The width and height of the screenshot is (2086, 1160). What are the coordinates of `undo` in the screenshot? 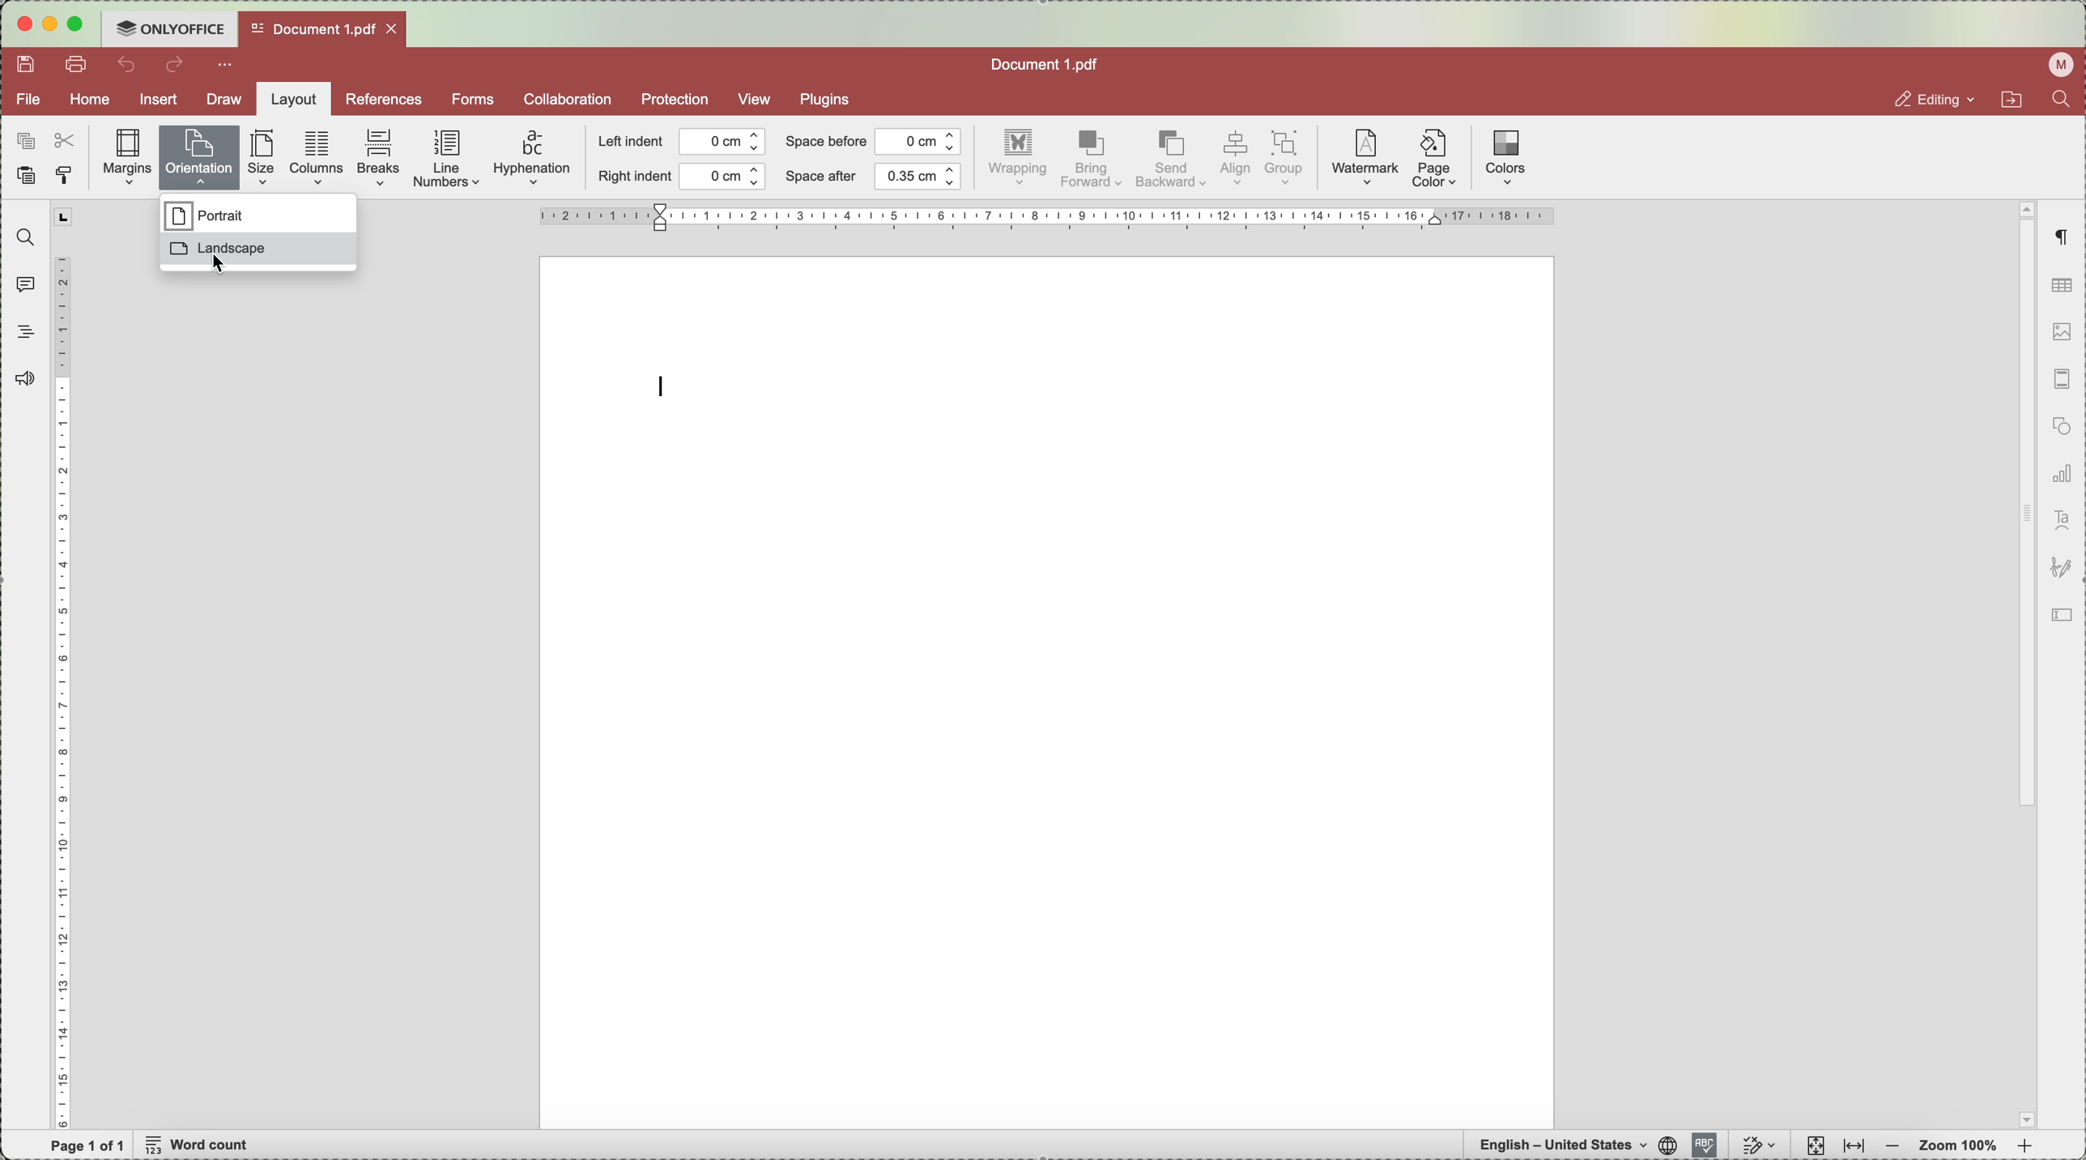 It's located at (129, 65).